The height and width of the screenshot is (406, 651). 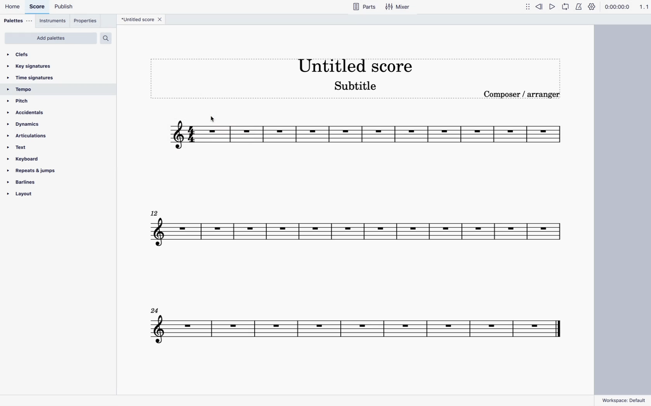 I want to click on play, so click(x=553, y=7).